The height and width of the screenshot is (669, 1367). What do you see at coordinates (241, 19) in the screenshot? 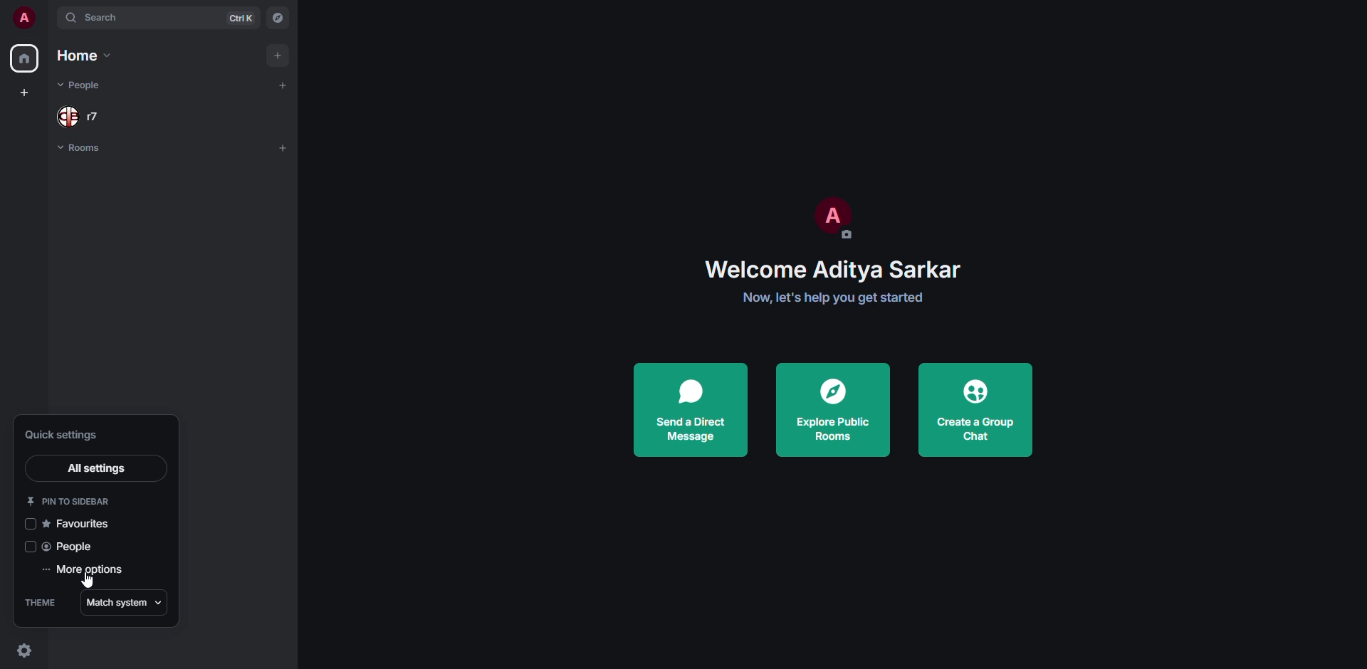
I see `ctrl K` at bounding box center [241, 19].